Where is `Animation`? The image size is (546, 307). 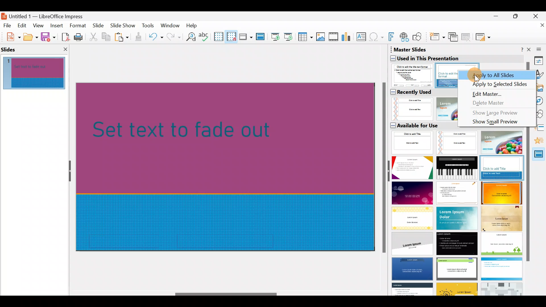
Animation is located at coordinates (537, 142).